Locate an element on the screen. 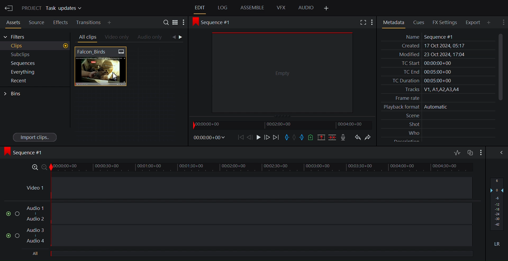 This screenshot has width=508, height=261. Name is located at coordinates (437, 37).